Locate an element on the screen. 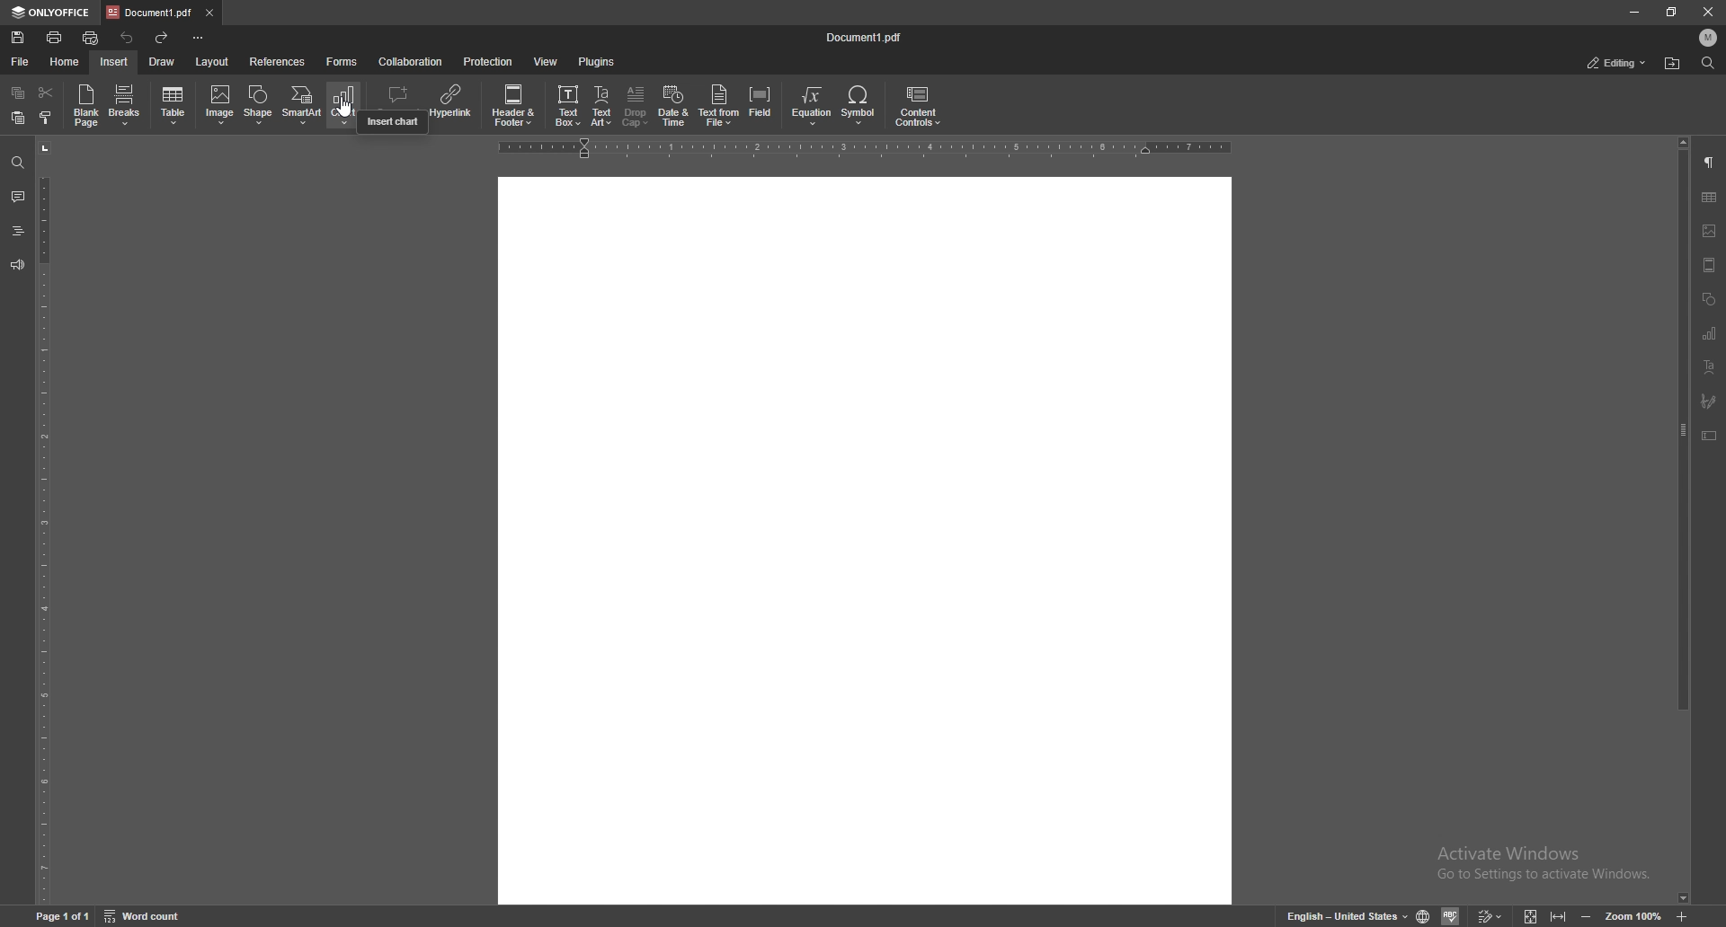 The image size is (1726, 927). date and time is located at coordinates (516, 105).